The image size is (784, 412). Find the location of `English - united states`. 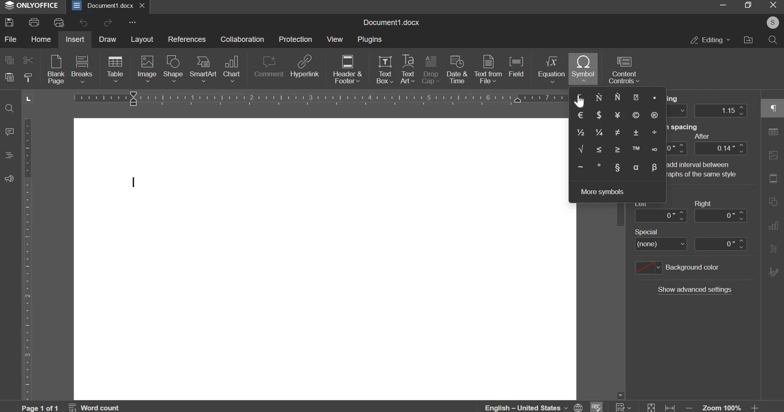

English - united states is located at coordinates (534, 407).